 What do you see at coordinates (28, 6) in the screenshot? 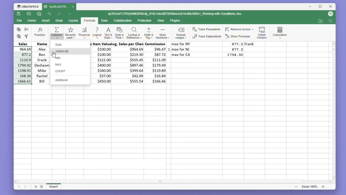
I see `Onlyoffice` at bounding box center [28, 6].